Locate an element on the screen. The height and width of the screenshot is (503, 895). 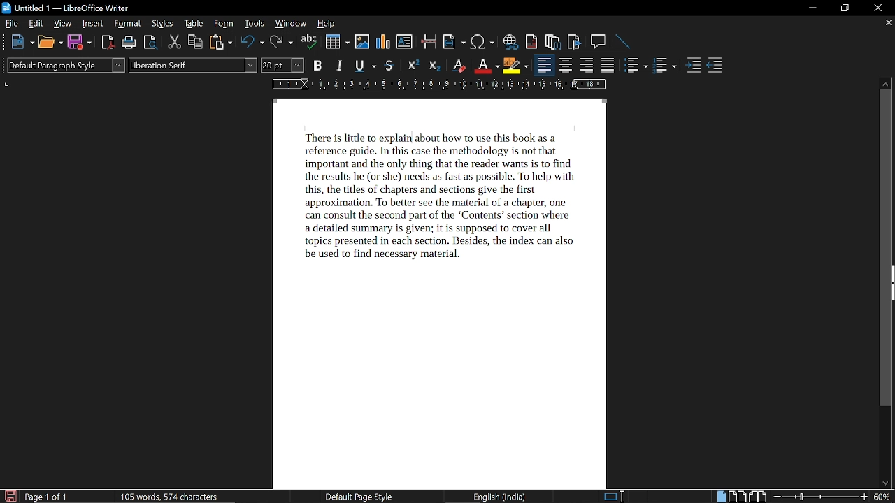
align left is located at coordinates (543, 65).